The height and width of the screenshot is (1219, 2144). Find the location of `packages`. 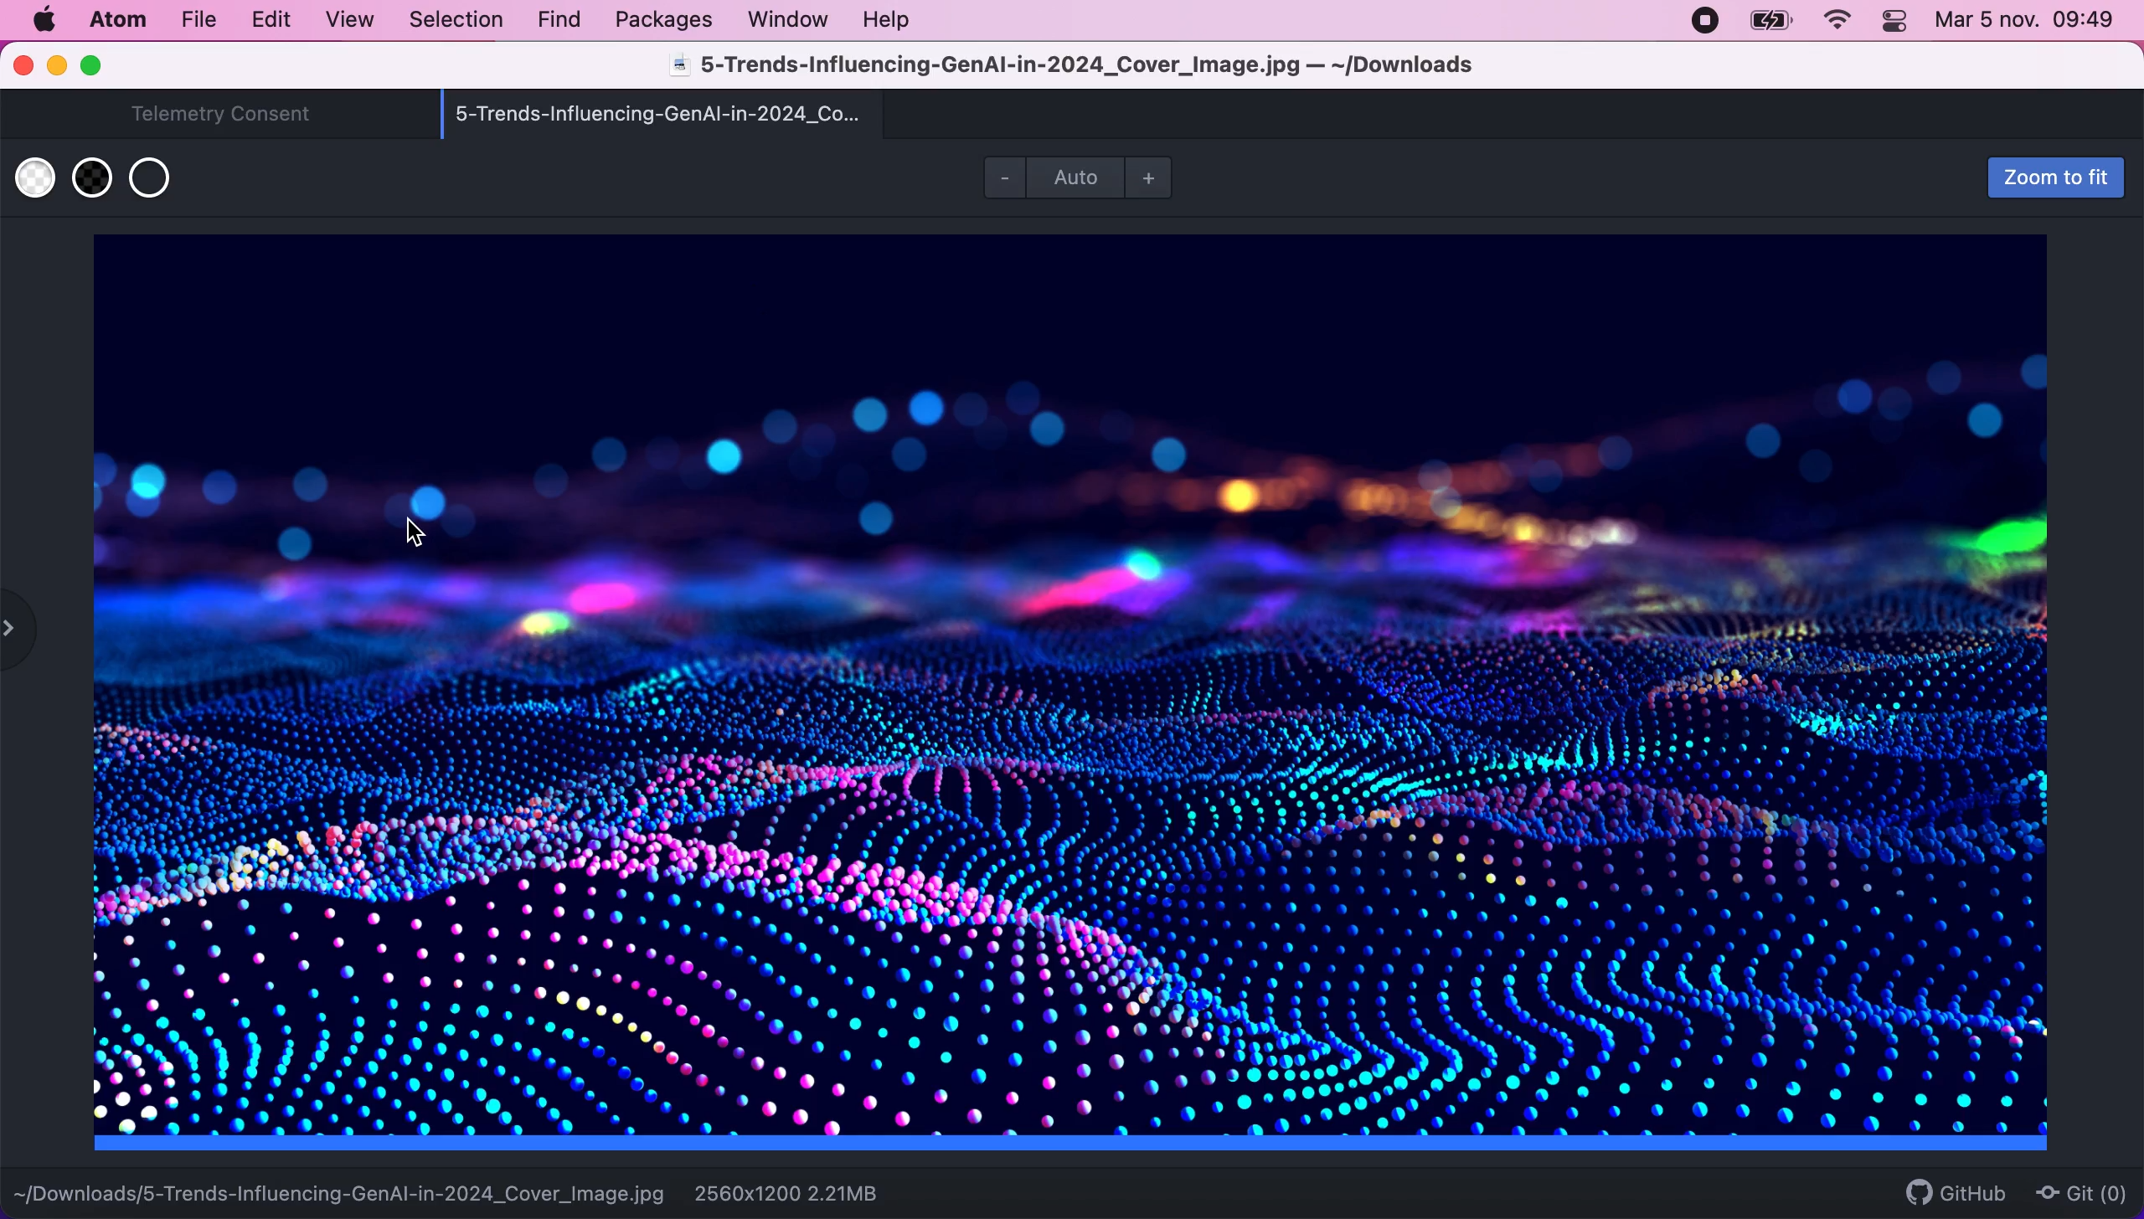

packages is located at coordinates (659, 22).